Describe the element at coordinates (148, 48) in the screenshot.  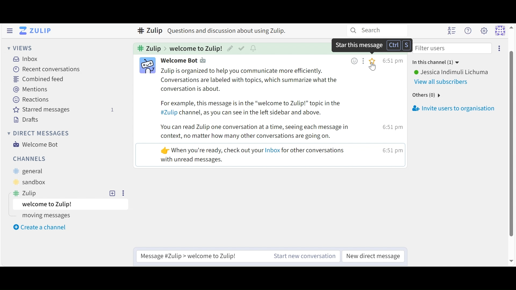
I see `Cannel` at that location.